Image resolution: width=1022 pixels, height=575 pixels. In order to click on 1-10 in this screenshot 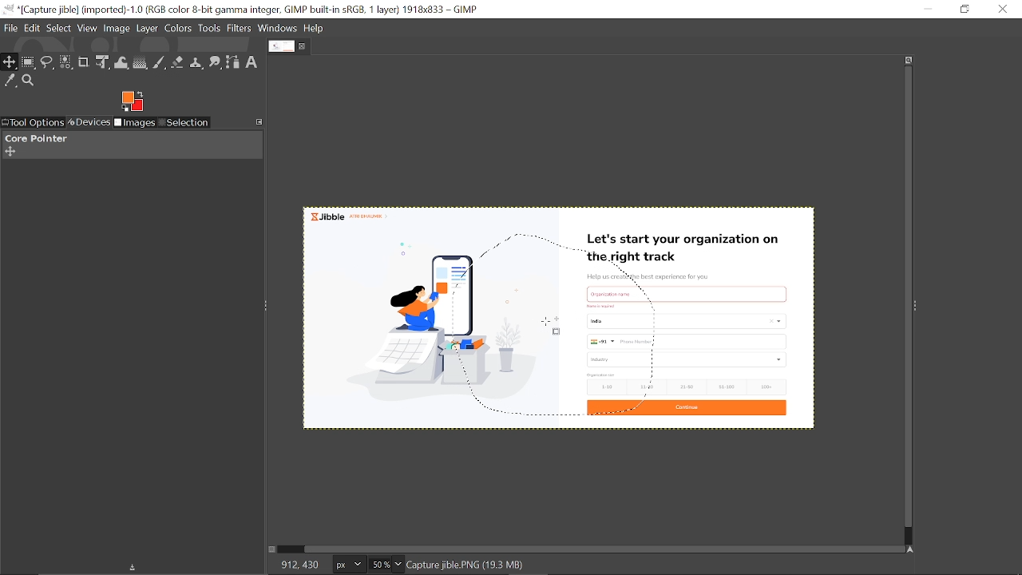, I will do `click(602, 387)`.